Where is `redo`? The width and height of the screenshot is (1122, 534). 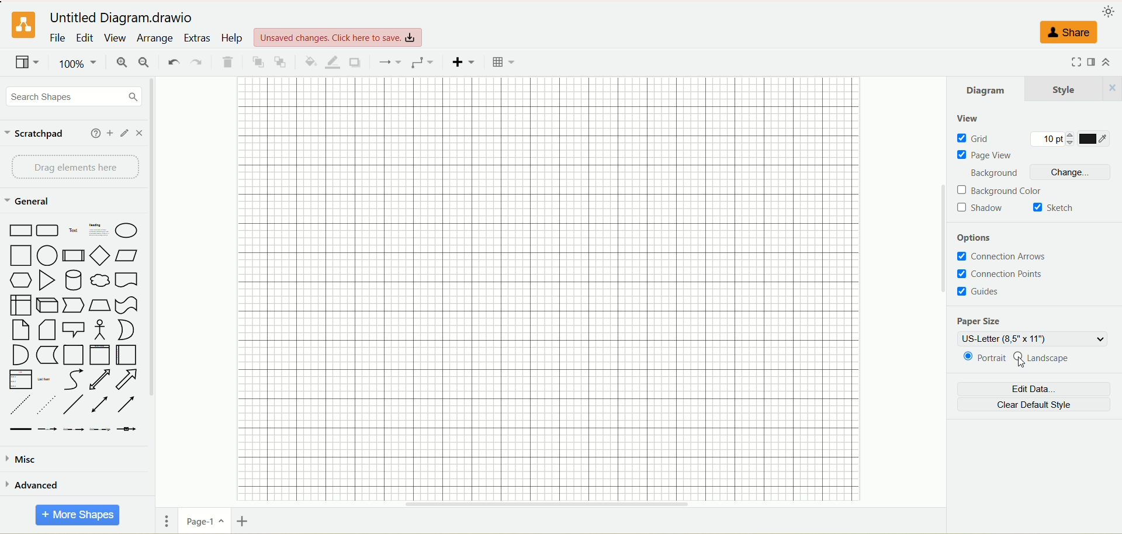
redo is located at coordinates (197, 61).